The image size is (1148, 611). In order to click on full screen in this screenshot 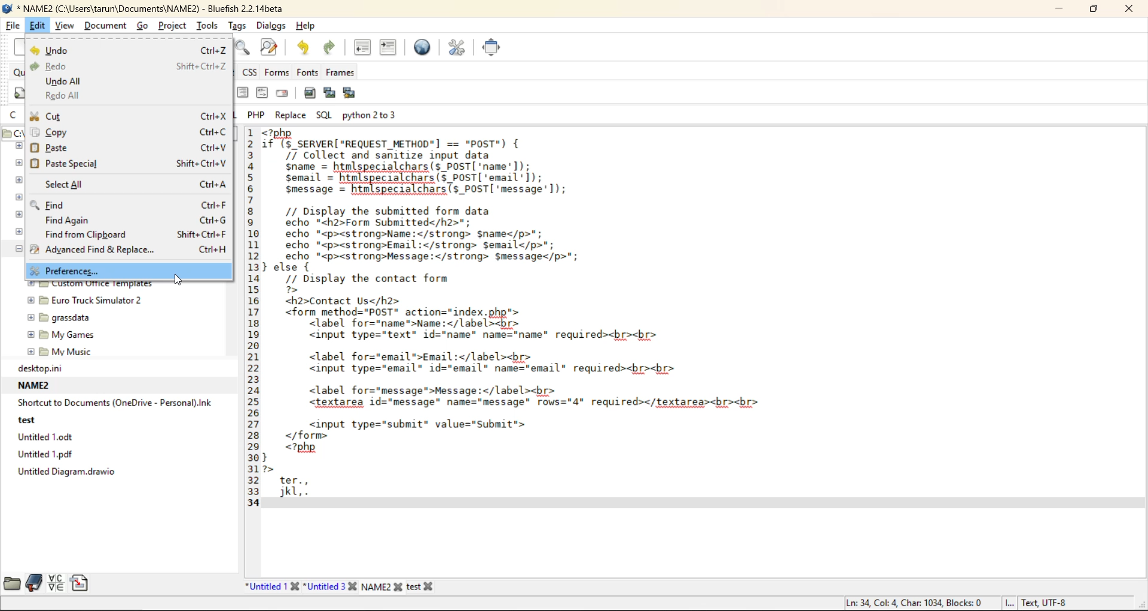, I will do `click(492, 50)`.